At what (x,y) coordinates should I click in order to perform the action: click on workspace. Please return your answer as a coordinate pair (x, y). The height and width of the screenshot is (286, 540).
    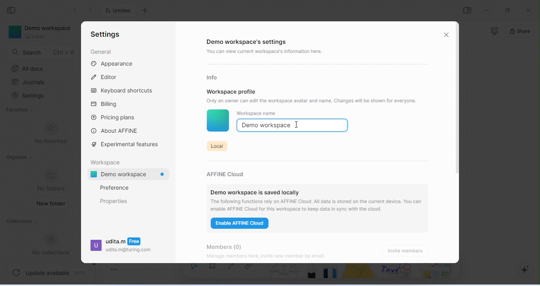
    Looking at the image, I should click on (107, 162).